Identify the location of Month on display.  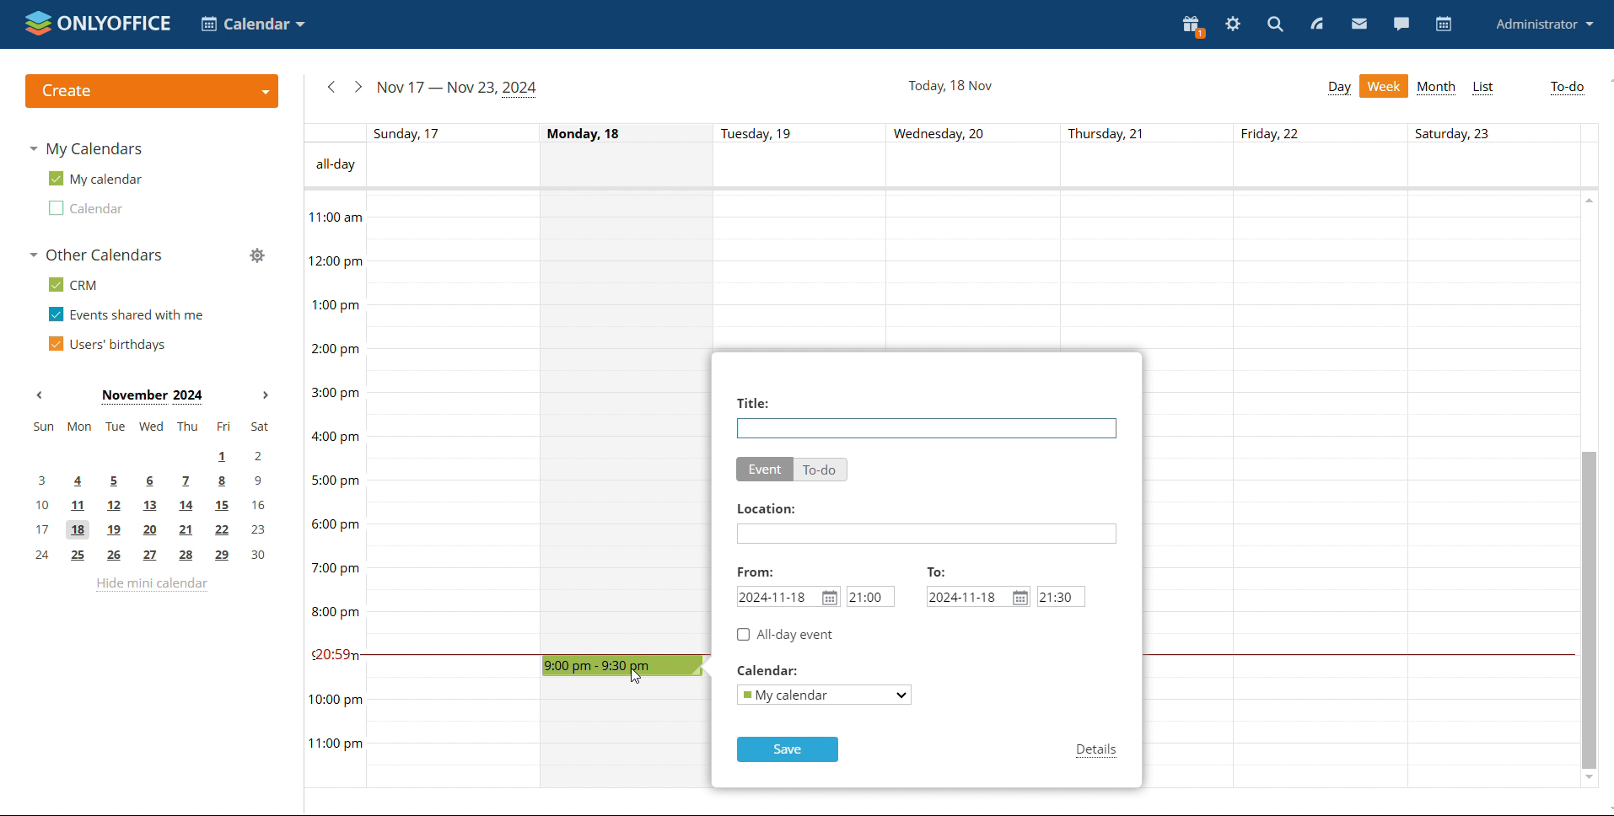
(152, 397).